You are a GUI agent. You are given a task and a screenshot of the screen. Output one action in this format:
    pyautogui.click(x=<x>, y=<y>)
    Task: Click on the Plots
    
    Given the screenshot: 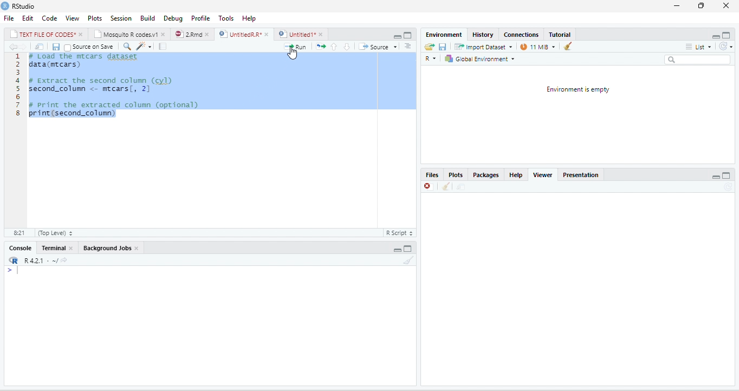 What is the action you would take?
    pyautogui.click(x=458, y=175)
    